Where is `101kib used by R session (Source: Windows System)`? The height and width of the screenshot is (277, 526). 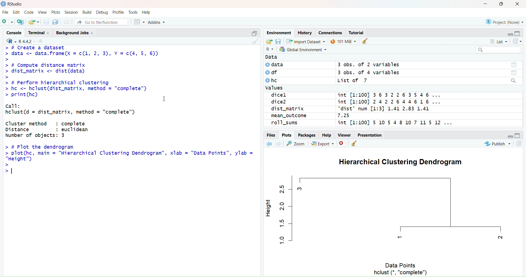
101kib used by R session (Source: Windows System) is located at coordinates (343, 41).